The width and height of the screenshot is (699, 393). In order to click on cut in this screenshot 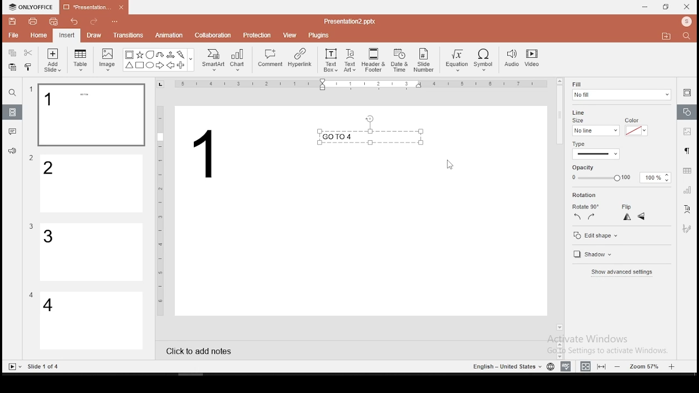, I will do `click(28, 52)`.